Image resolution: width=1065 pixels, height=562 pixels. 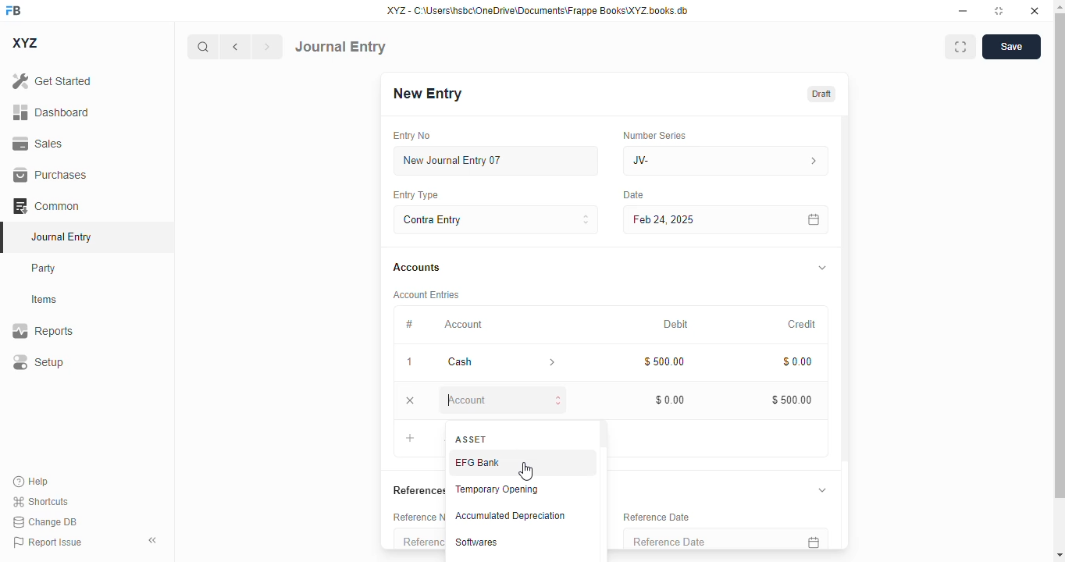 What do you see at coordinates (496, 219) in the screenshot?
I see `contra entry ` at bounding box center [496, 219].